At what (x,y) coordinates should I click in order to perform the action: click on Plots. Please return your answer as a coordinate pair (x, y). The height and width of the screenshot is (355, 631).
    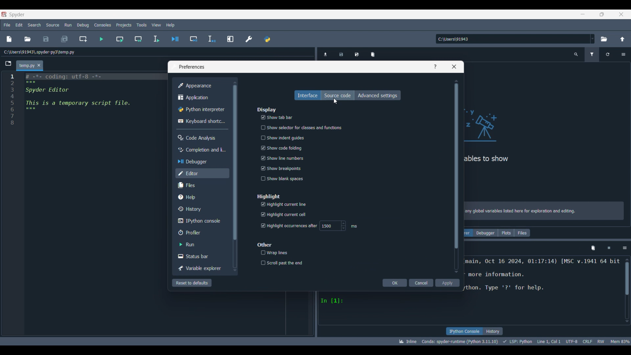
    Looking at the image, I should click on (506, 233).